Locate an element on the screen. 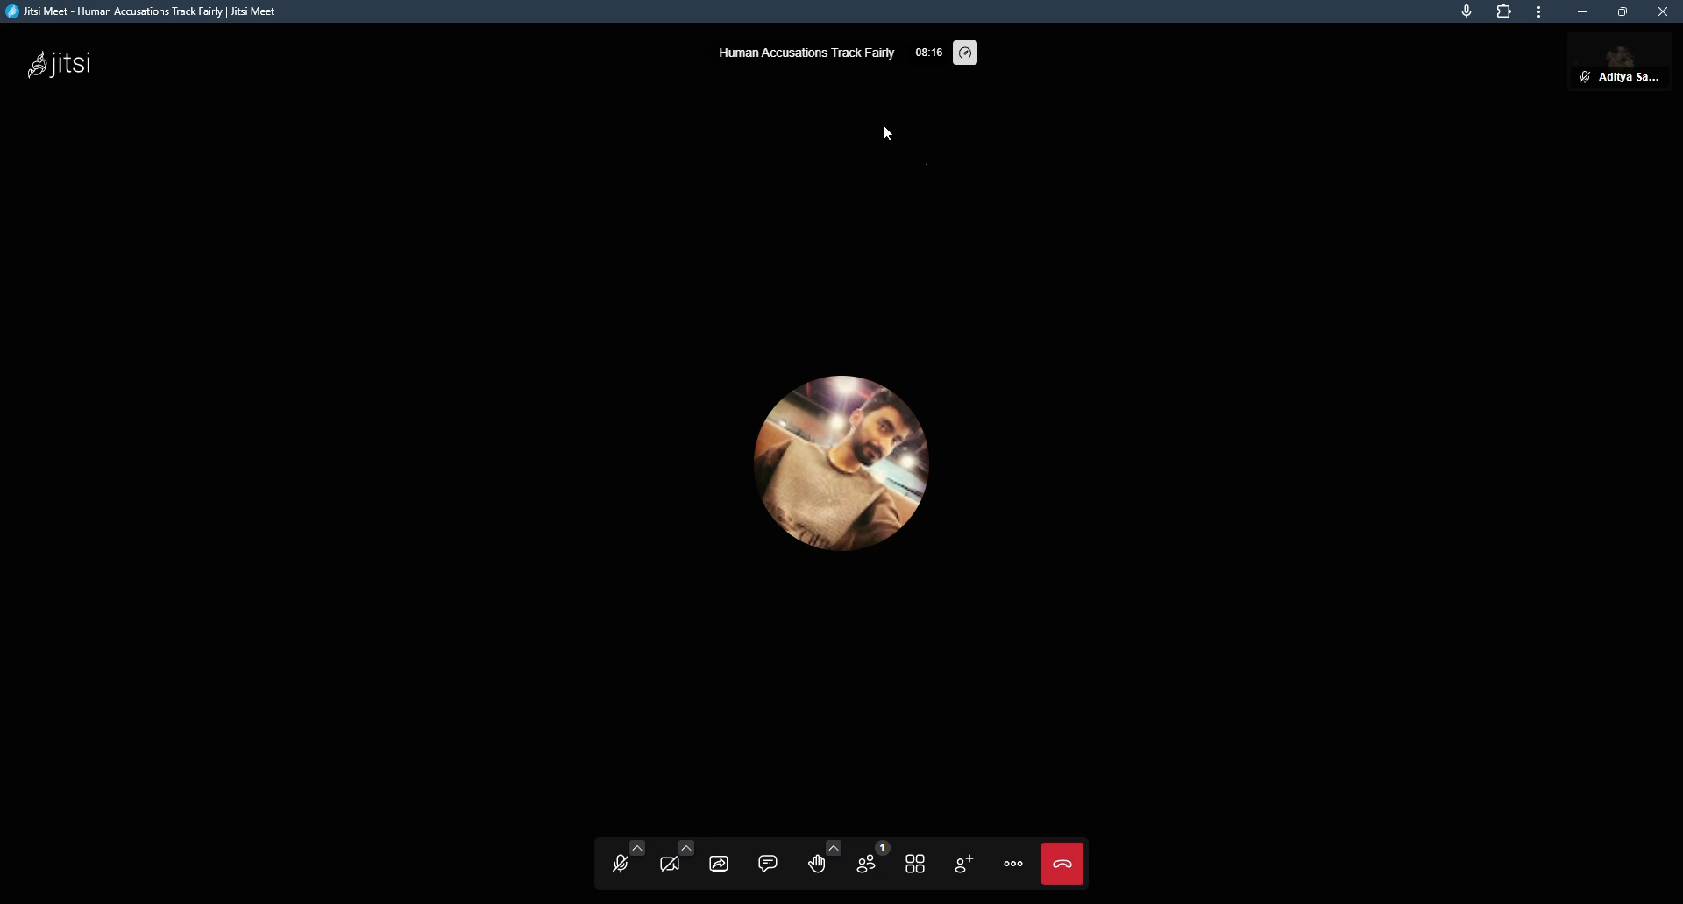 This screenshot has height=904, width=1683. human accusations track fairly is located at coordinates (795, 53).